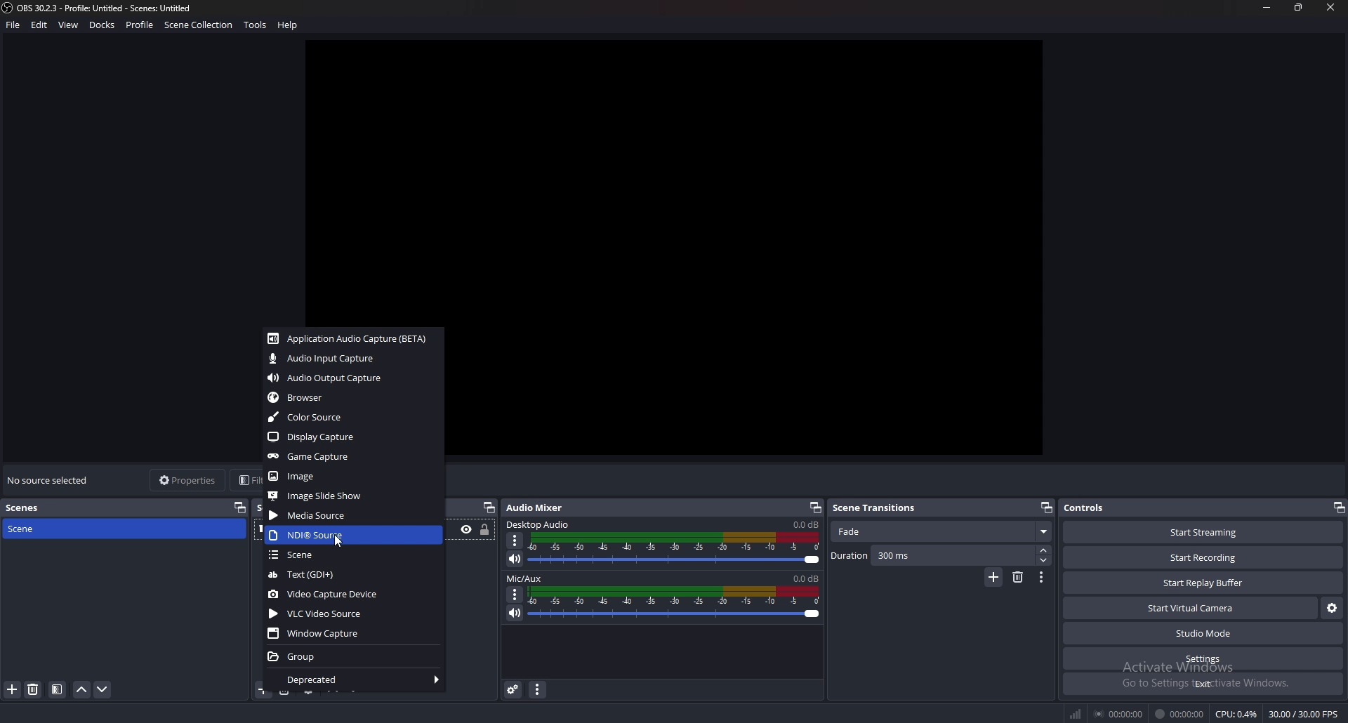 The image size is (1348, 723). Describe the element at coordinates (1330, 8) in the screenshot. I see `Close` at that location.